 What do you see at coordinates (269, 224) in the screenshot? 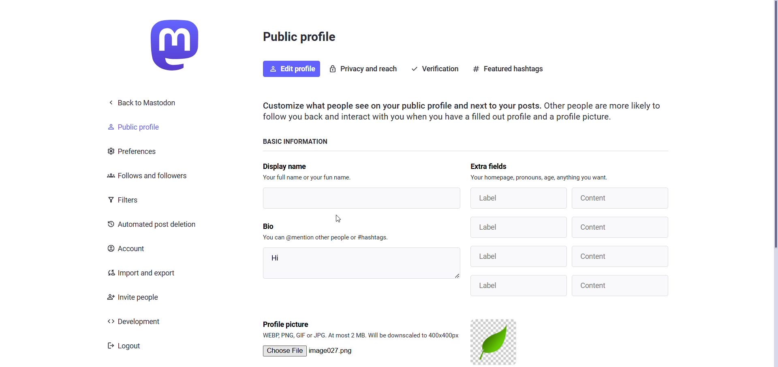
I see `bio` at bounding box center [269, 224].